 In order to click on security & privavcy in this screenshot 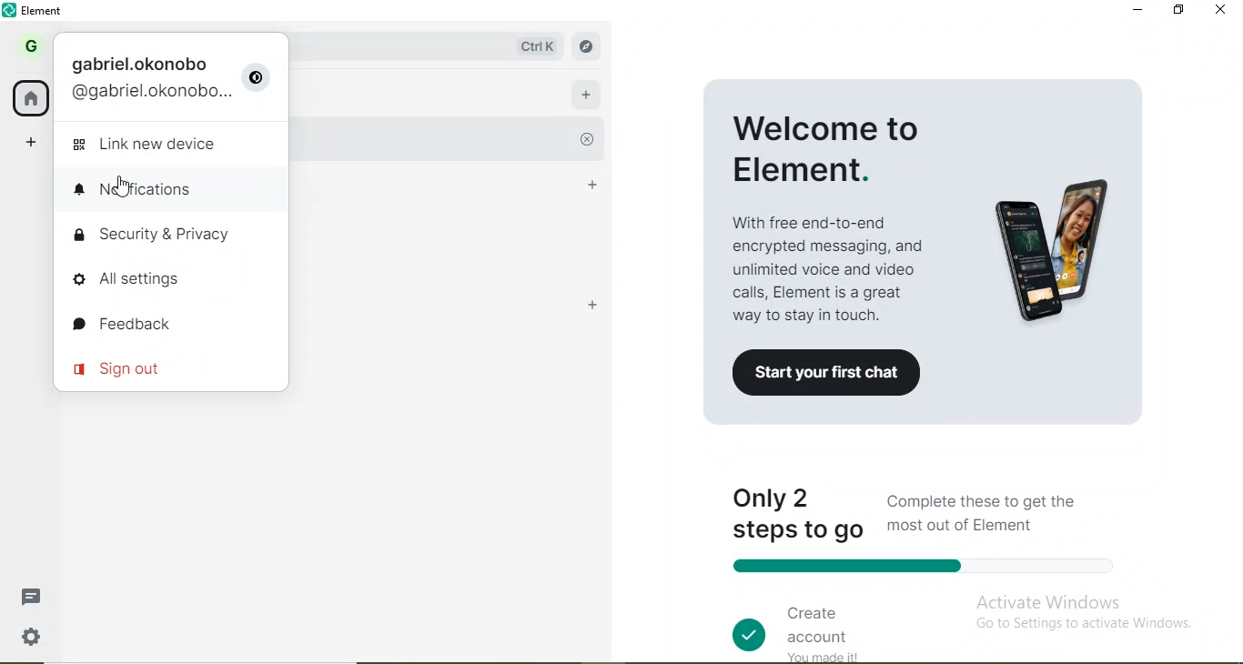, I will do `click(168, 236)`.